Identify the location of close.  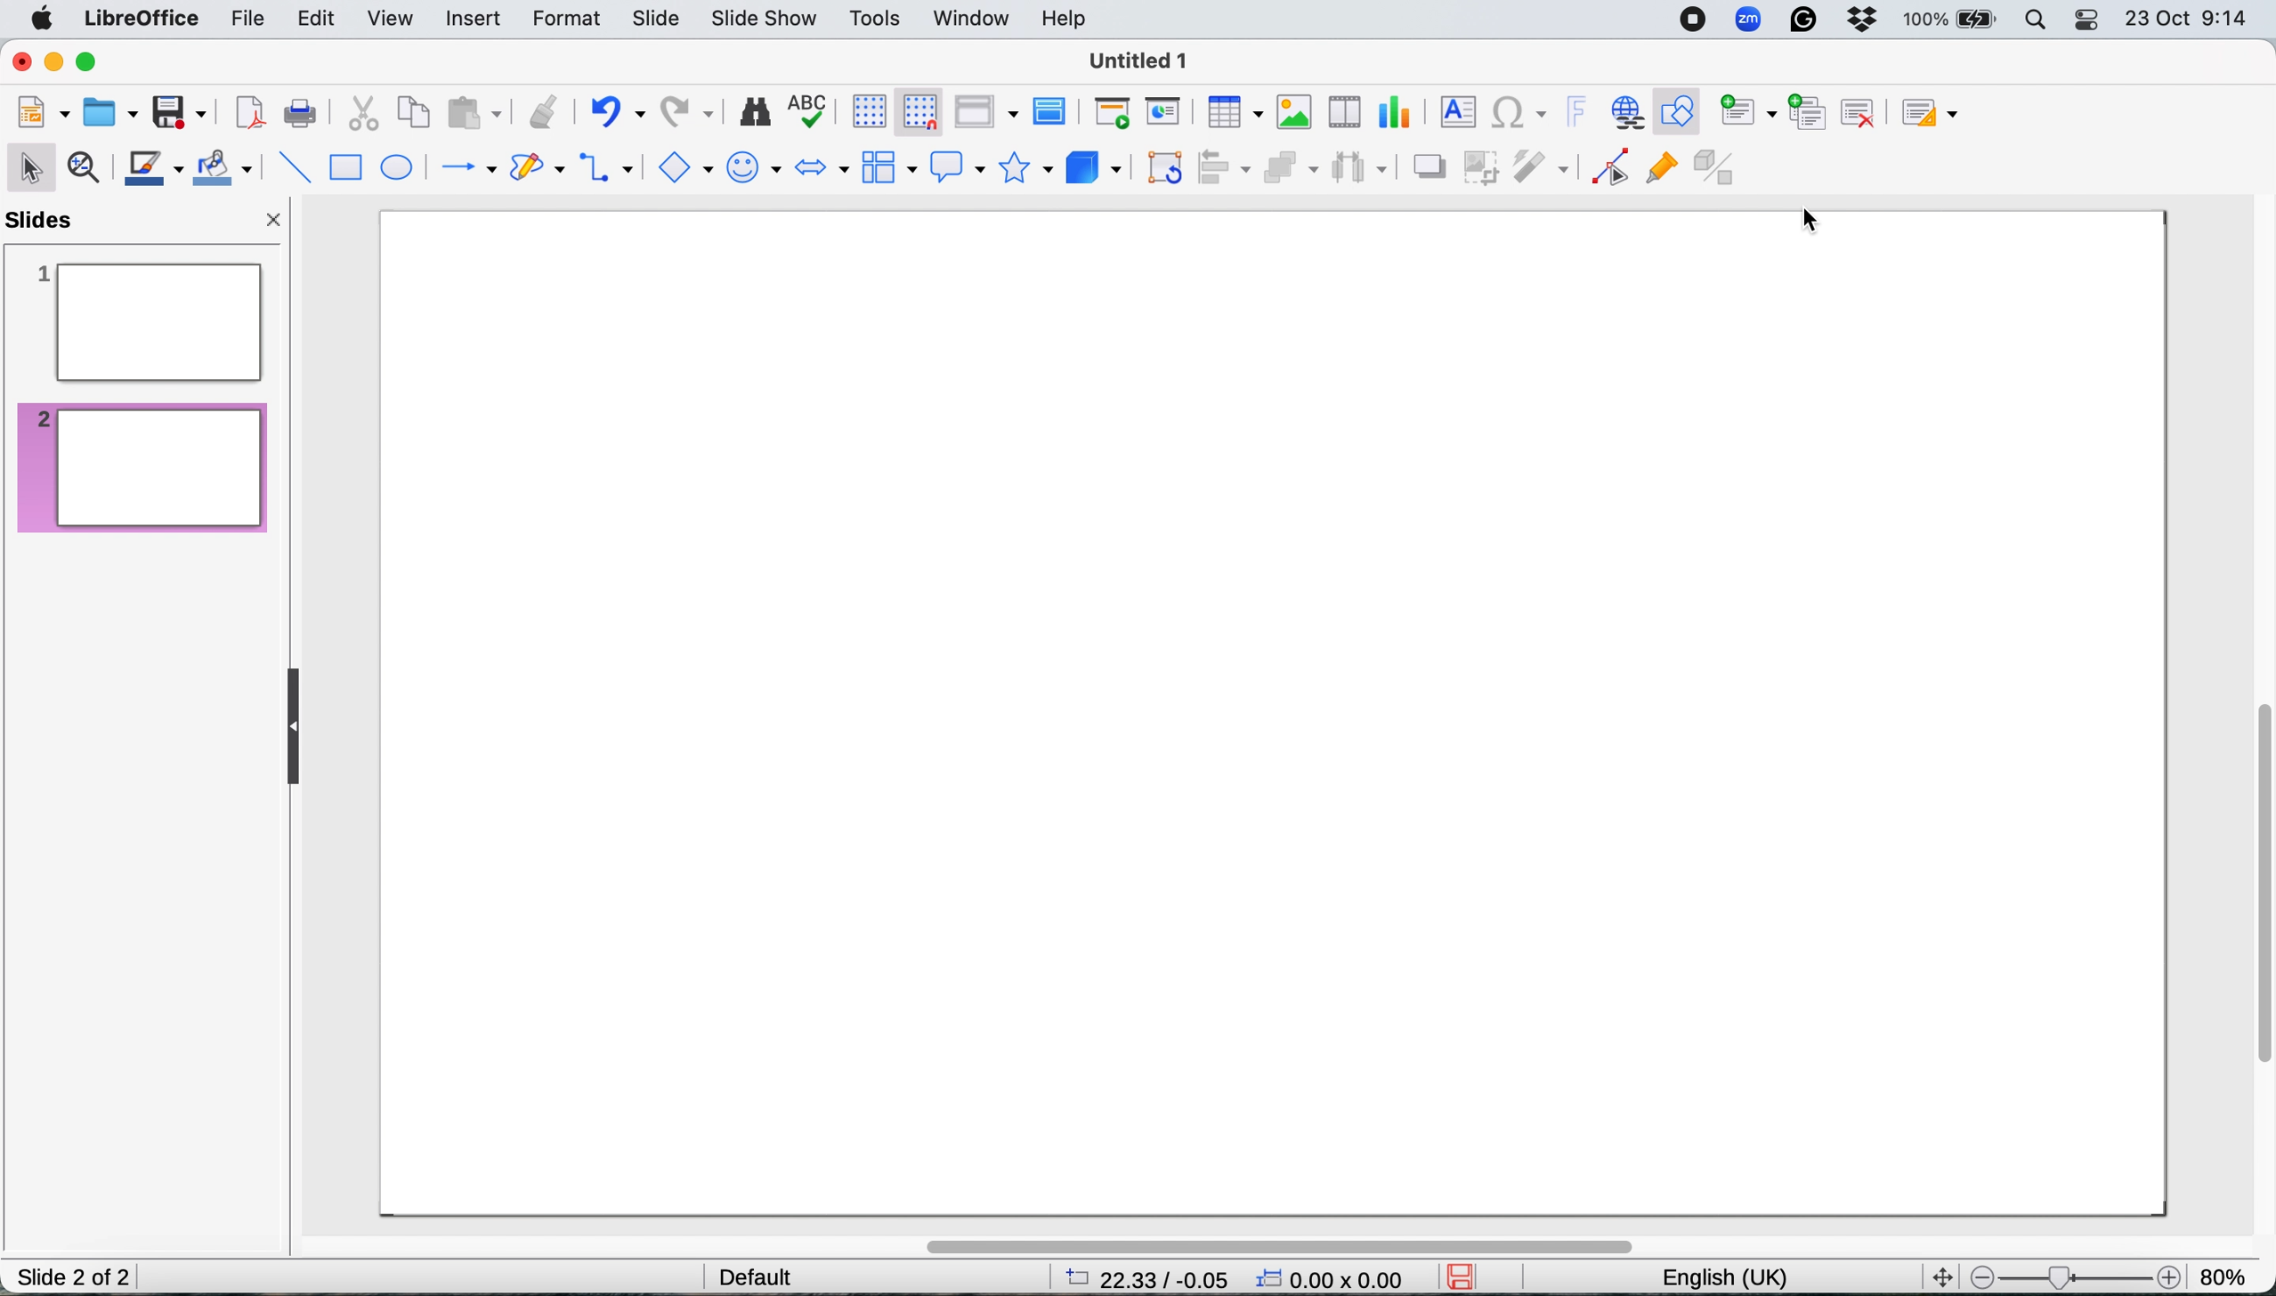
(278, 219).